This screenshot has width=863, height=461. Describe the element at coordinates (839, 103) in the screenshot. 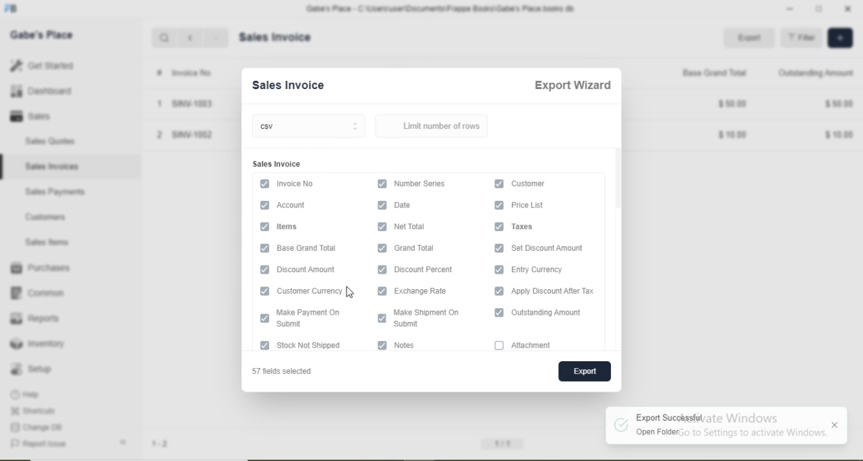

I see `$5000` at that location.